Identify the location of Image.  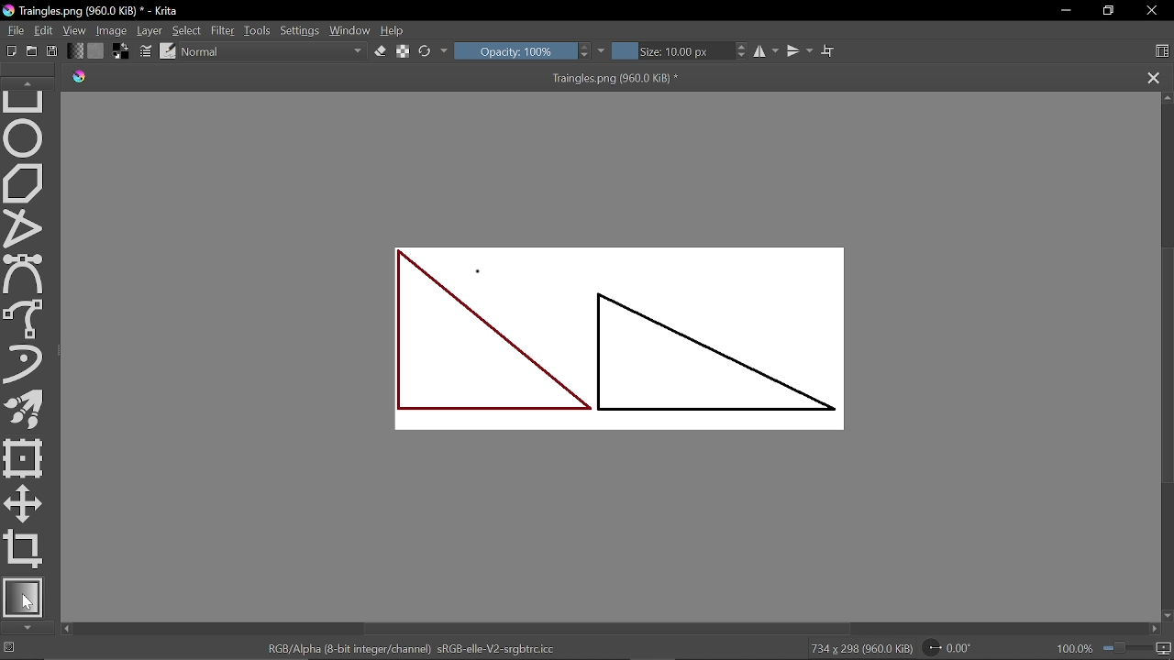
(111, 30).